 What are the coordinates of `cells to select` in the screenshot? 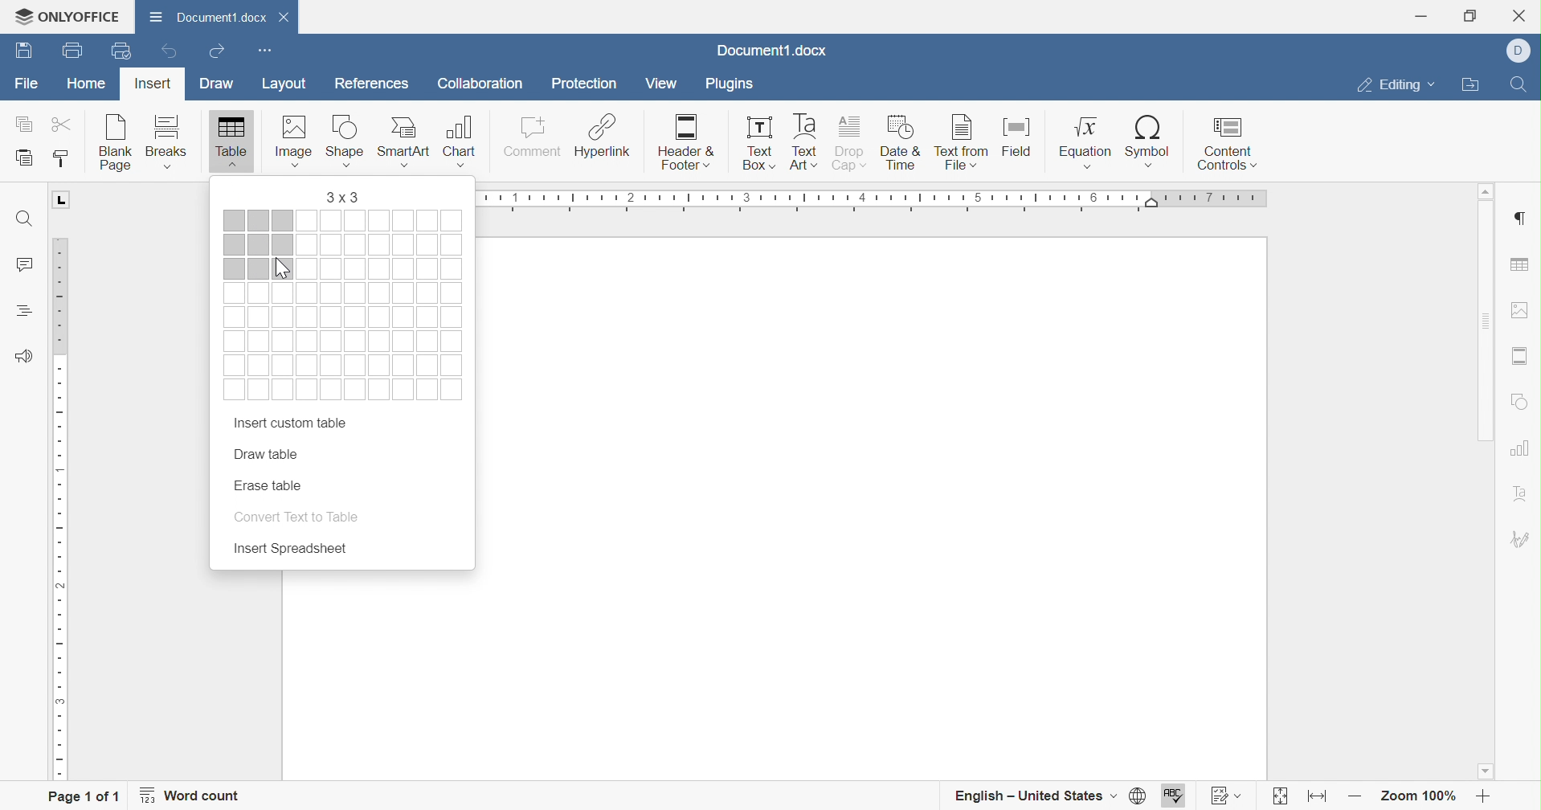 It's located at (345, 343).